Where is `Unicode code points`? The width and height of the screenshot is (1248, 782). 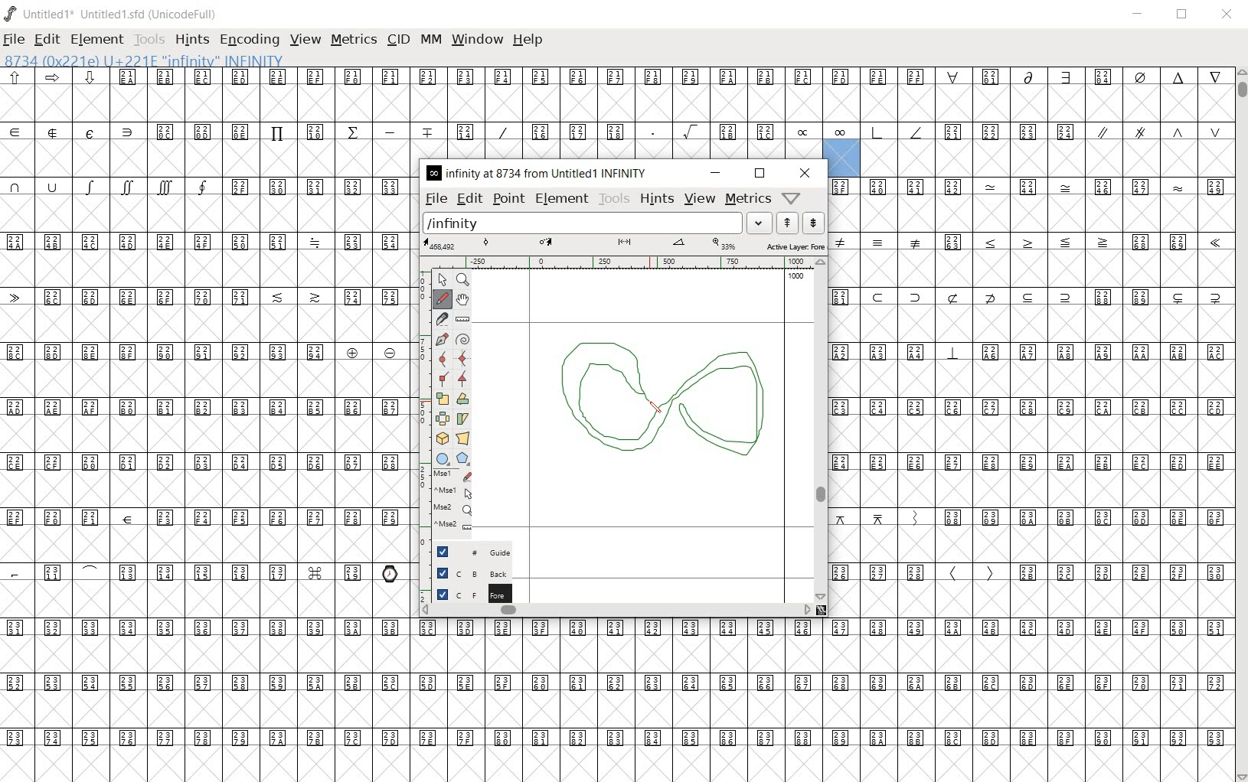
Unicode code points is located at coordinates (957, 242).